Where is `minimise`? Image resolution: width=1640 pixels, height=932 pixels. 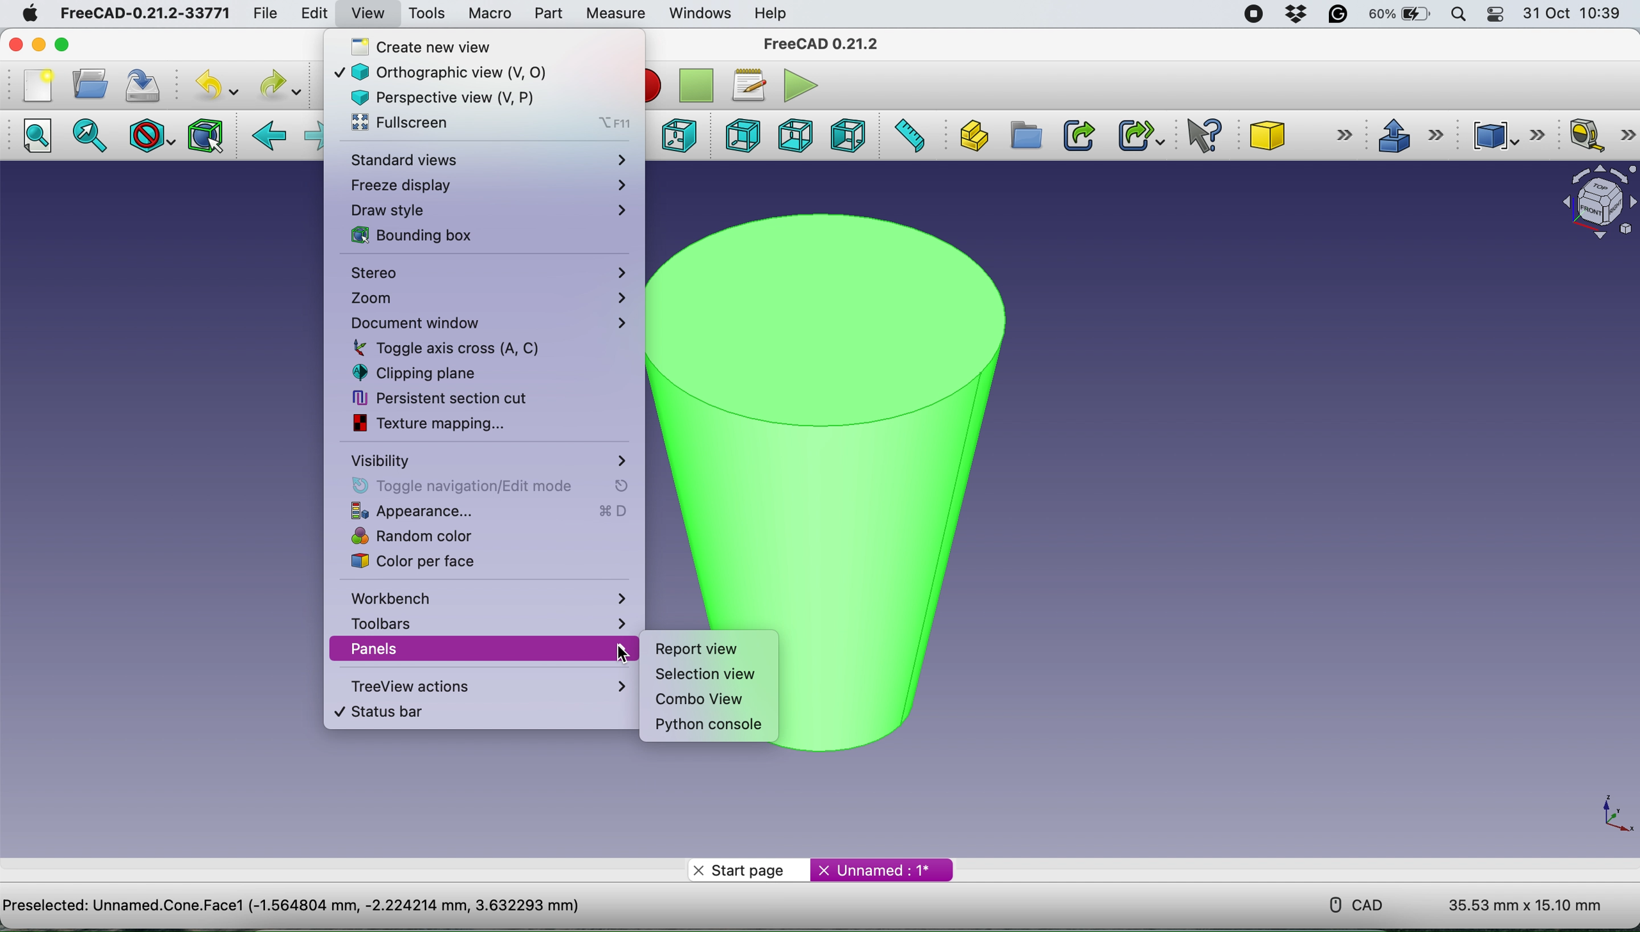
minimise is located at coordinates (38, 44).